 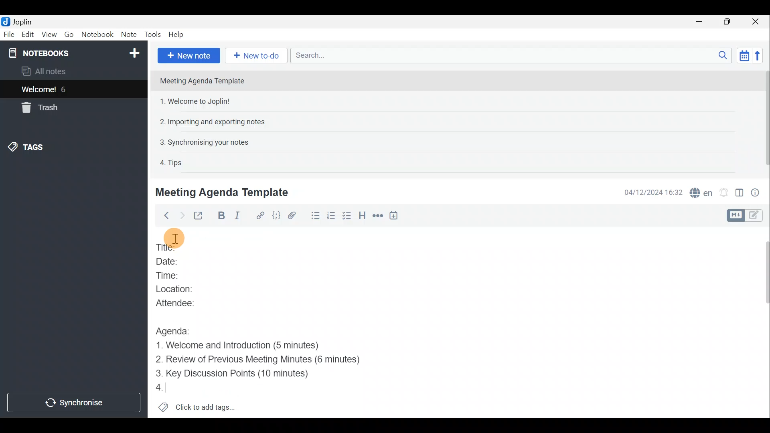 I want to click on Date:, so click(x=176, y=262).